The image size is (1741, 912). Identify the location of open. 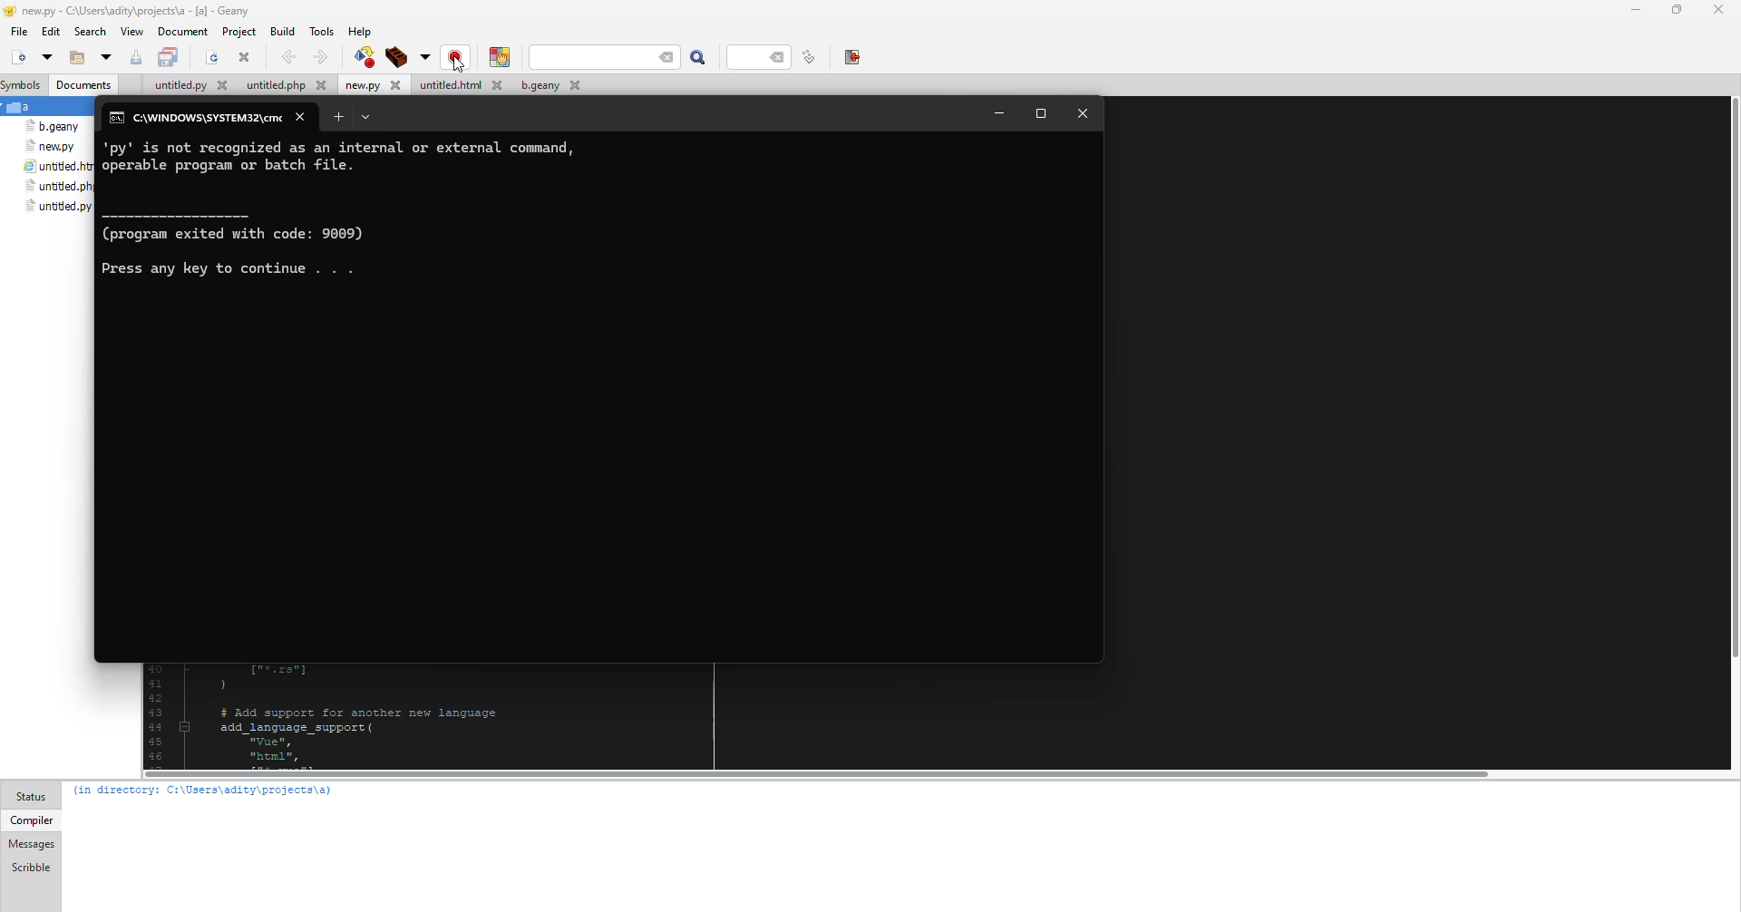
(212, 57).